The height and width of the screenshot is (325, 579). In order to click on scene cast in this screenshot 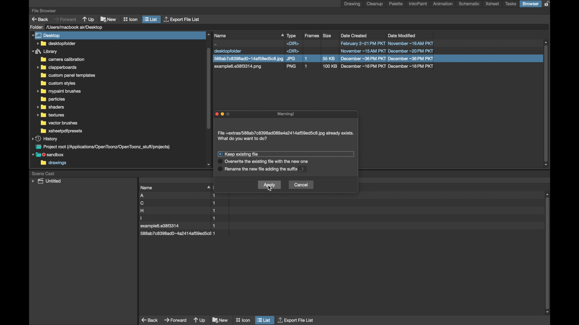, I will do `click(43, 173)`.